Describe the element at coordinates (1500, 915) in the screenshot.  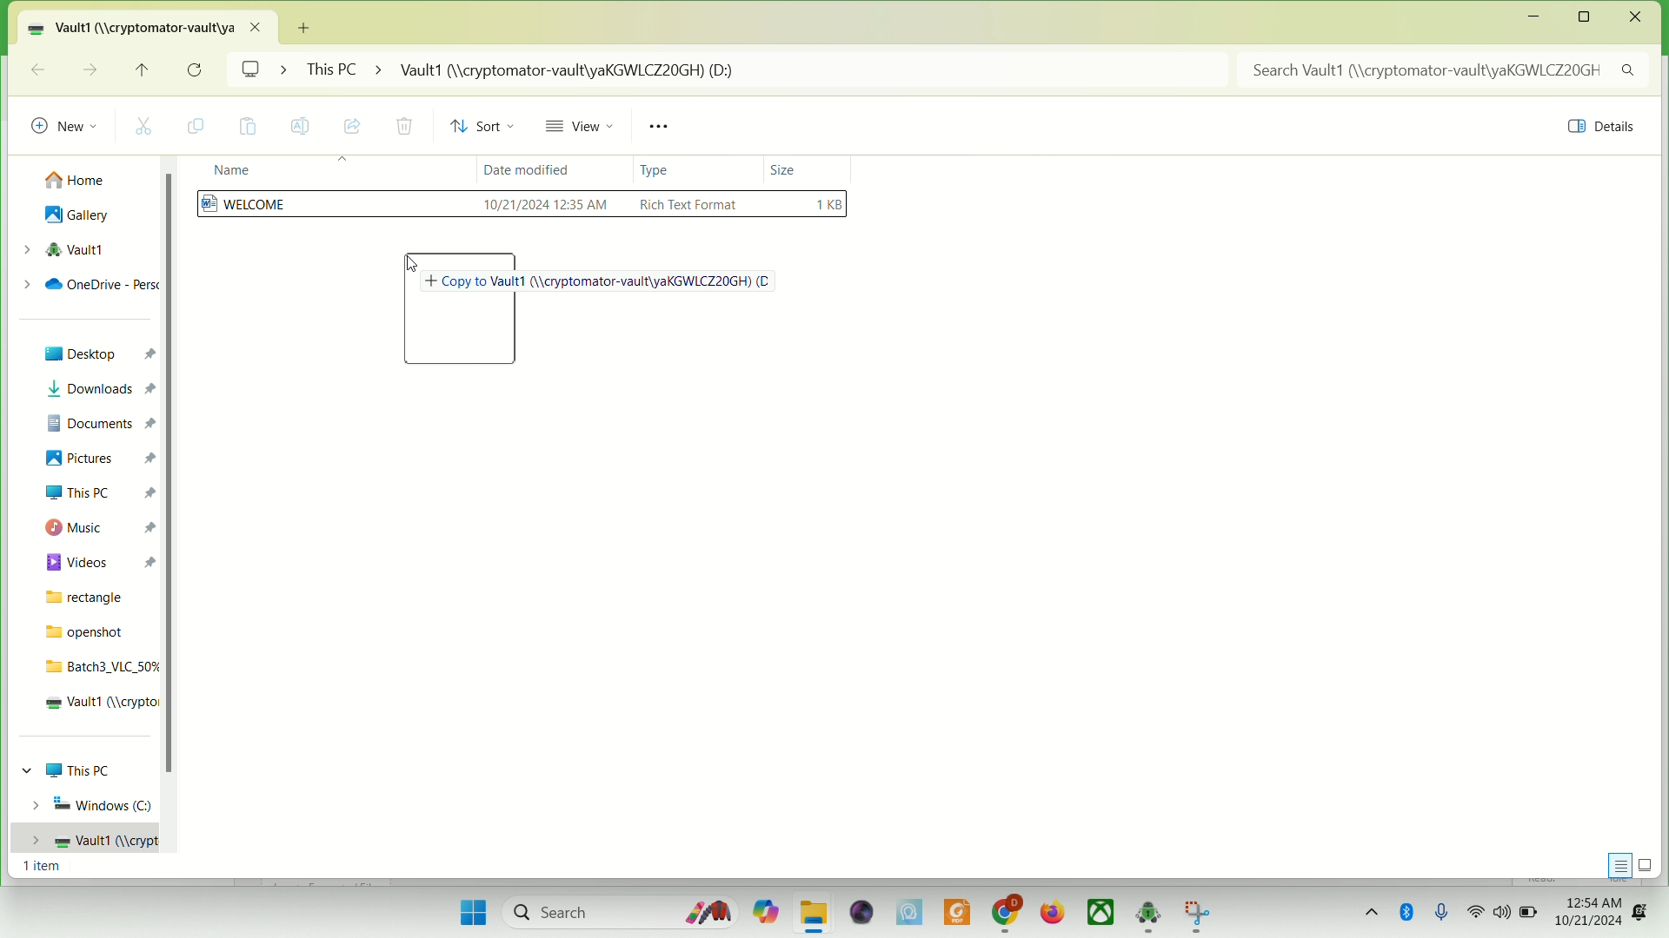
I see `speaker` at that location.